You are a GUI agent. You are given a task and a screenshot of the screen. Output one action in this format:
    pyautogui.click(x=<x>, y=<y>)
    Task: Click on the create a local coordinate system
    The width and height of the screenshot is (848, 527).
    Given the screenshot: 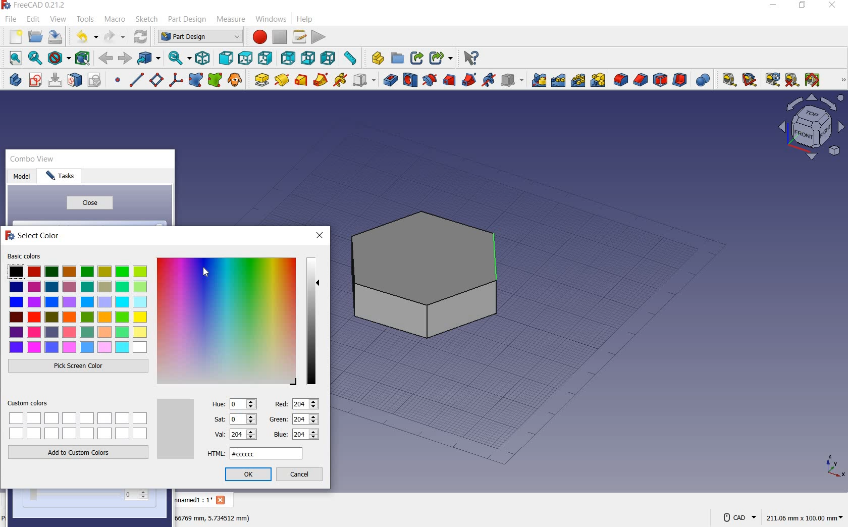 What is the action you would take?
    pyautogui.click(x=176, y=81)
    